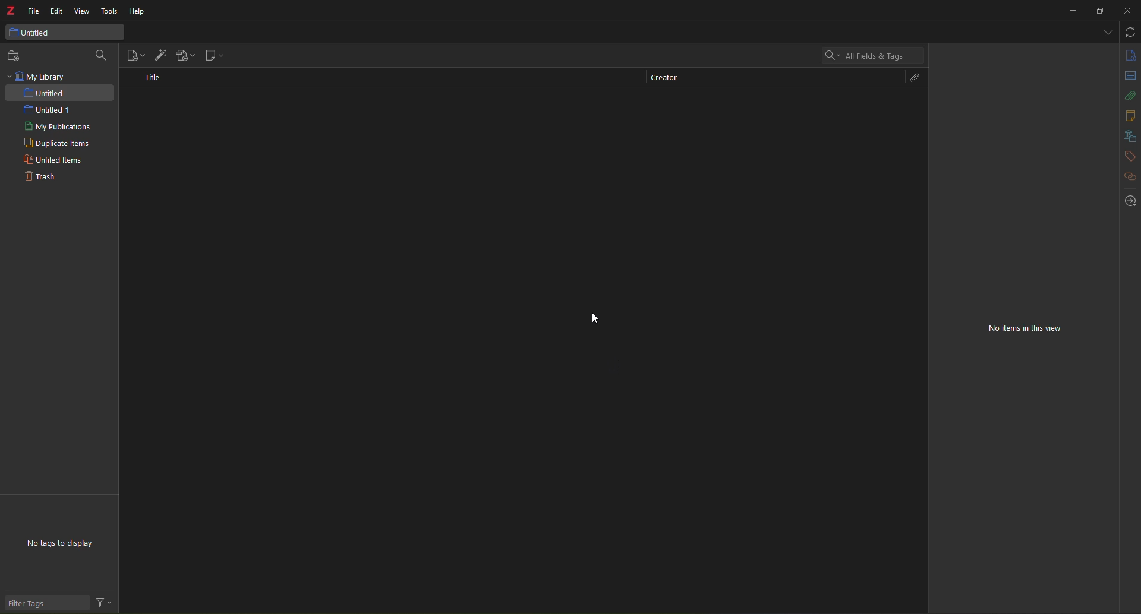 The width and height of the screenshot is (1141, 614). Describe the element at coordinates (1111, 255) in the screenshot. I see `expand` at that location.